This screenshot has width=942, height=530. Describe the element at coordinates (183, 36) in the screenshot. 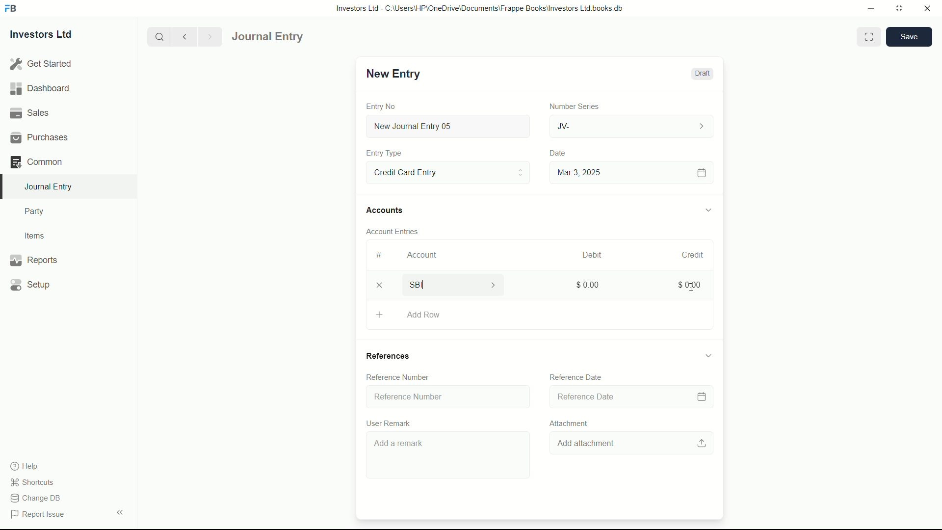

I see `previous` at that location.